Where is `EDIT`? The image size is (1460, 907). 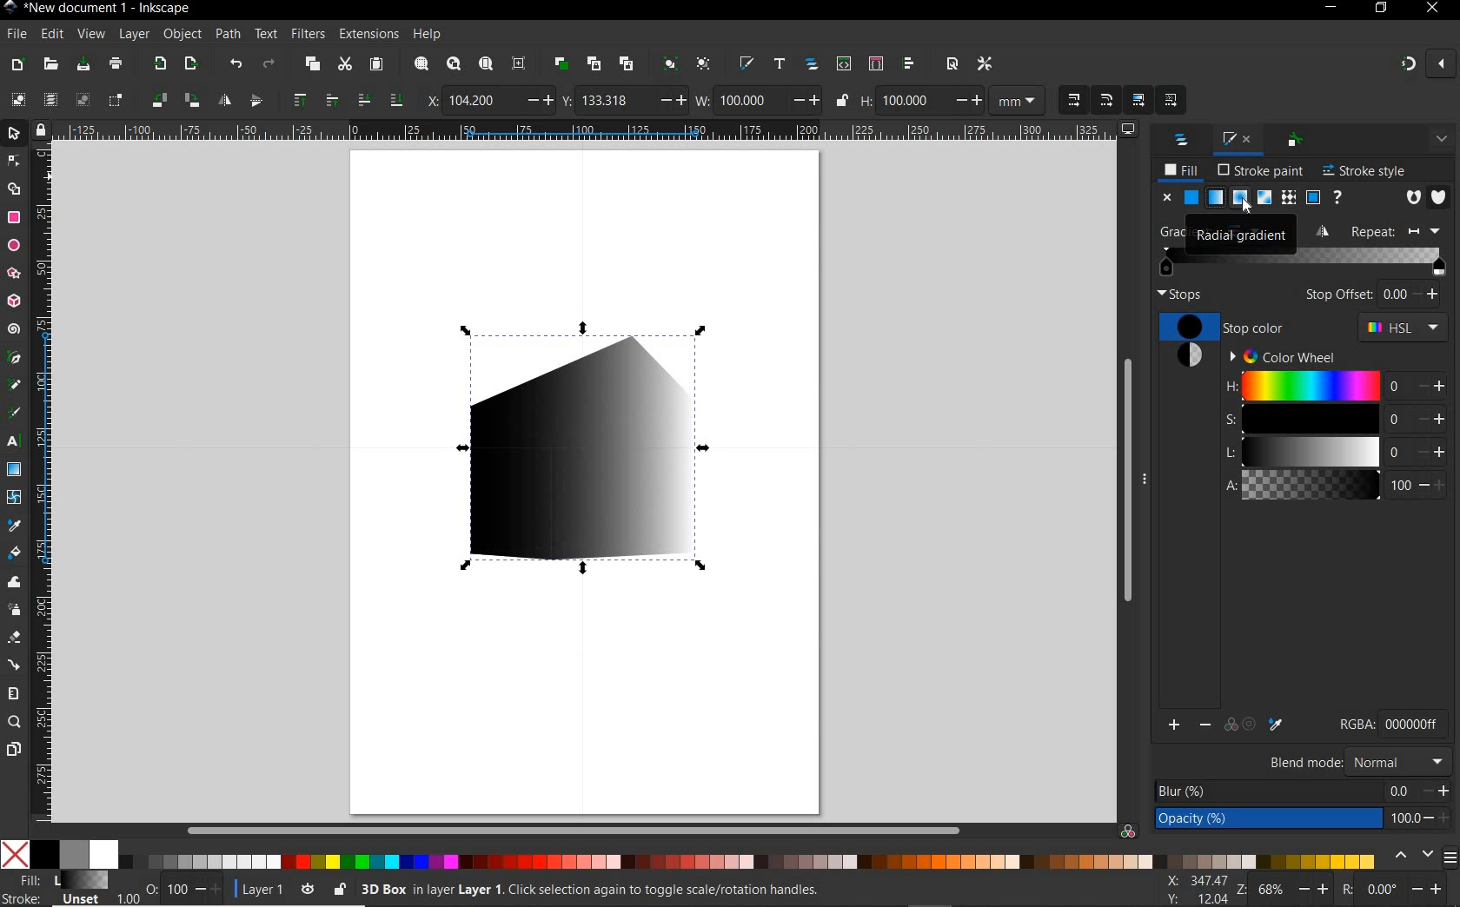 EDIT is located at coordinates (50, 32).